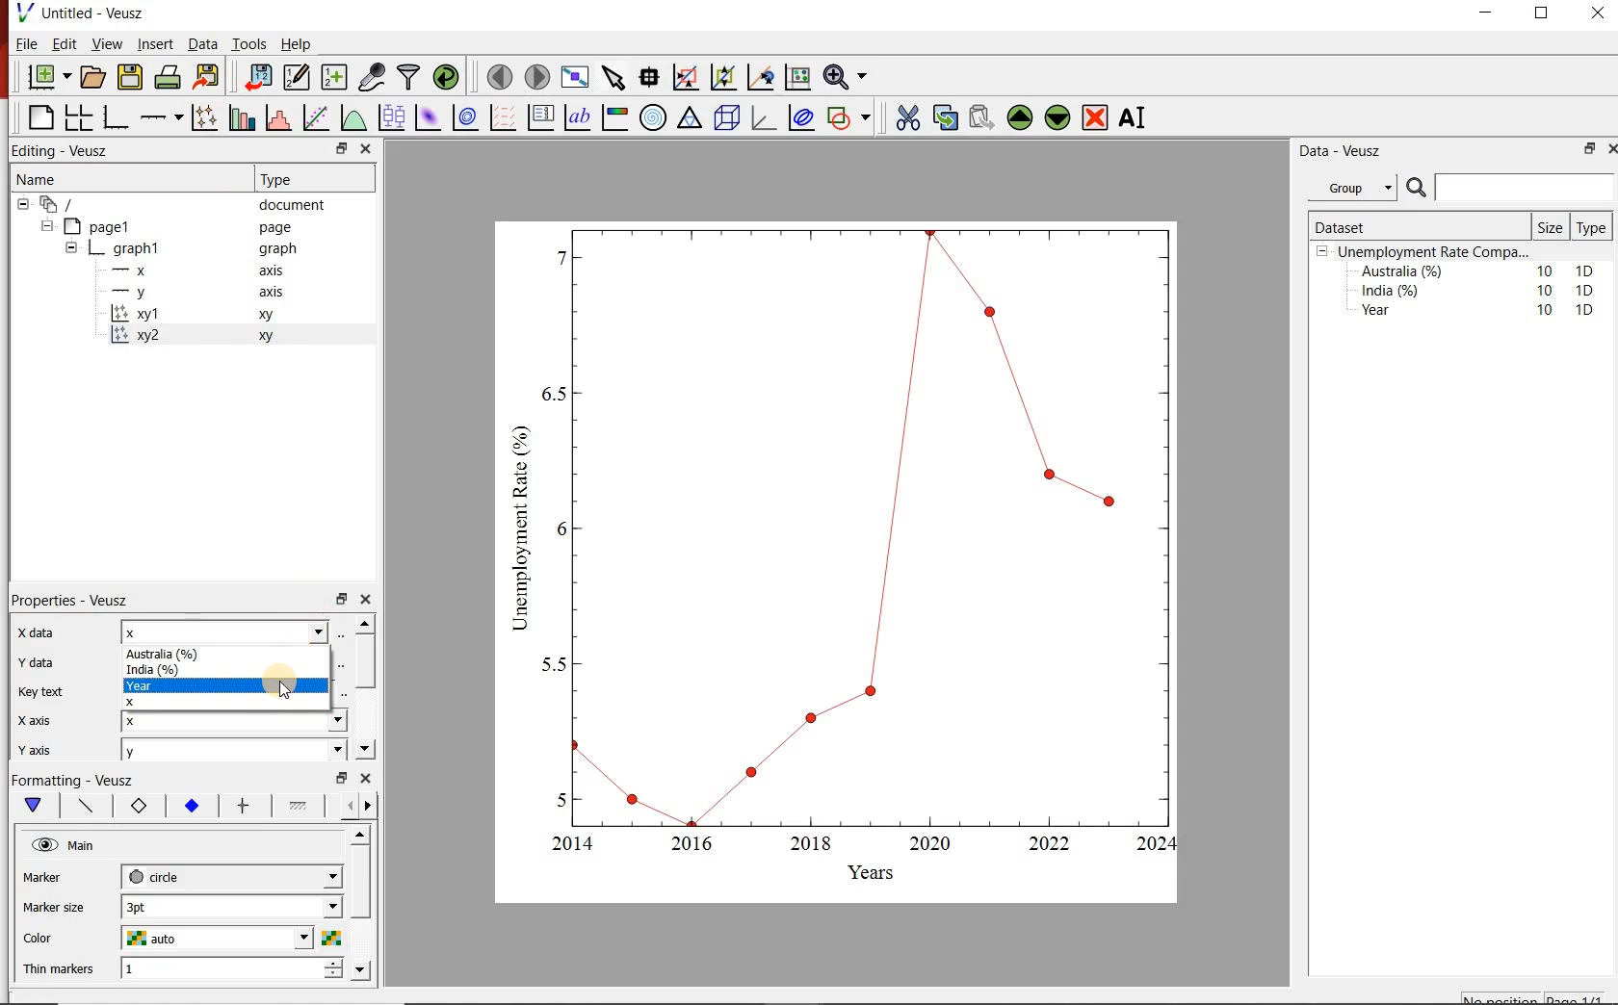 The height and width of the screenshot is (1005, 1618). I want to click on Help, so click(297, 44).